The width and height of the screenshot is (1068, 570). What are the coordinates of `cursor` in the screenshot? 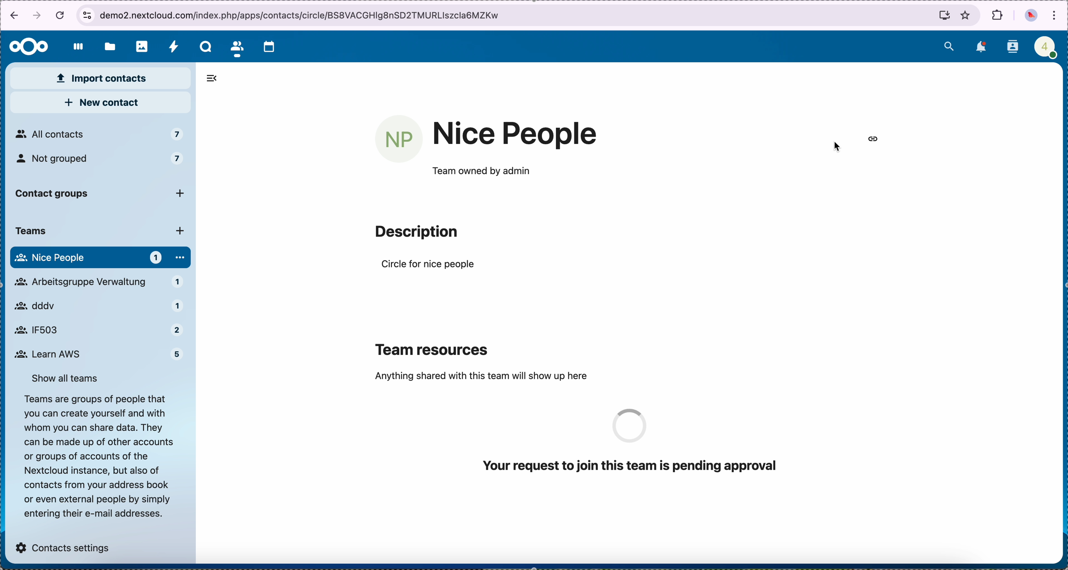 It's located at (838, 146).